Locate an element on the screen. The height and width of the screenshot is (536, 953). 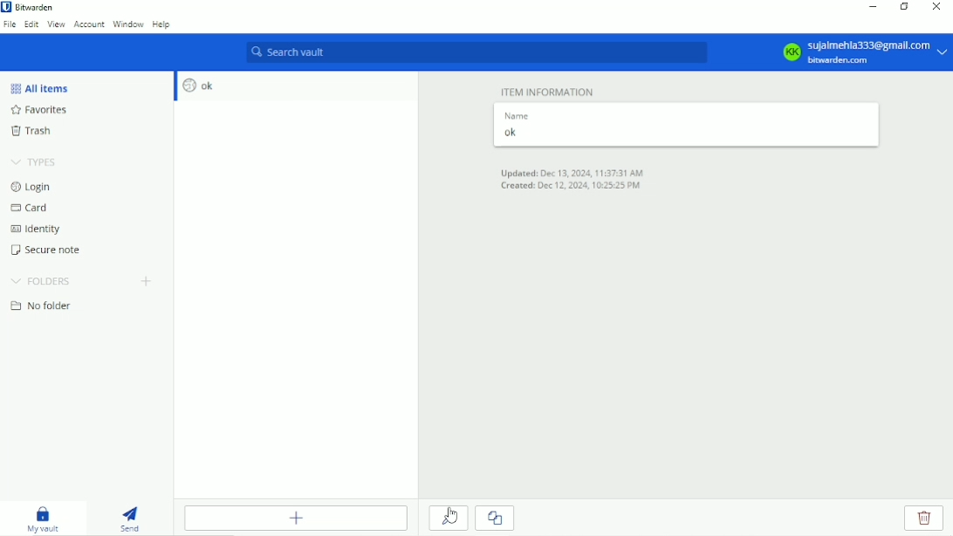
Types is located at coordinates (36, 160).